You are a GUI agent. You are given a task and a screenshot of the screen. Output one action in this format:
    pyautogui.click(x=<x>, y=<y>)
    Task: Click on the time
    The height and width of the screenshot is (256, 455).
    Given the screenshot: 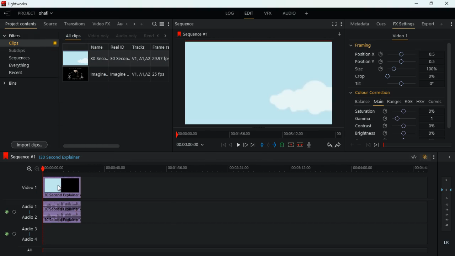 What is the action you would take?
    pyautogui.click(x=234, y=169)
    